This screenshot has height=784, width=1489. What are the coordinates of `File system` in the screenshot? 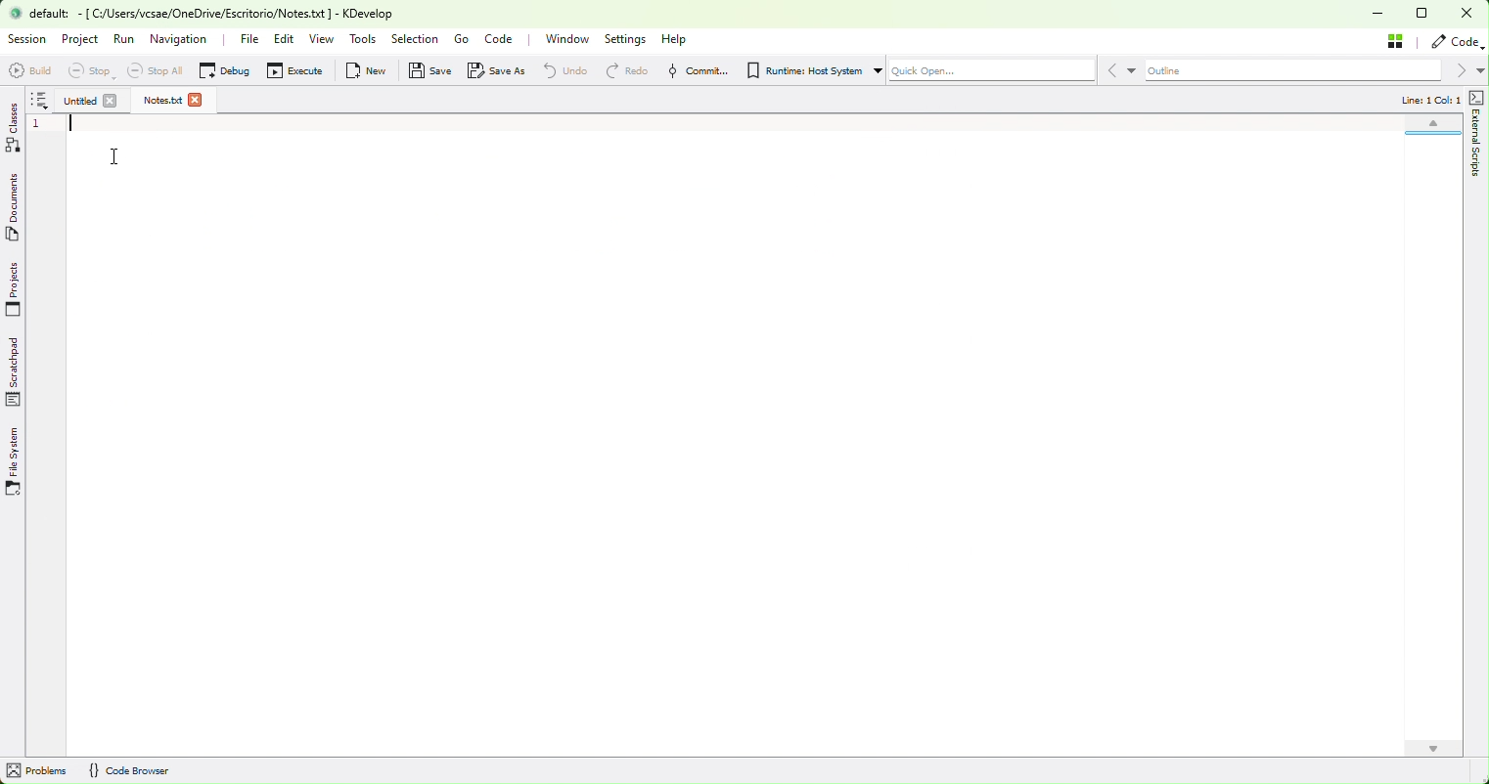 It's located at (17, 459).